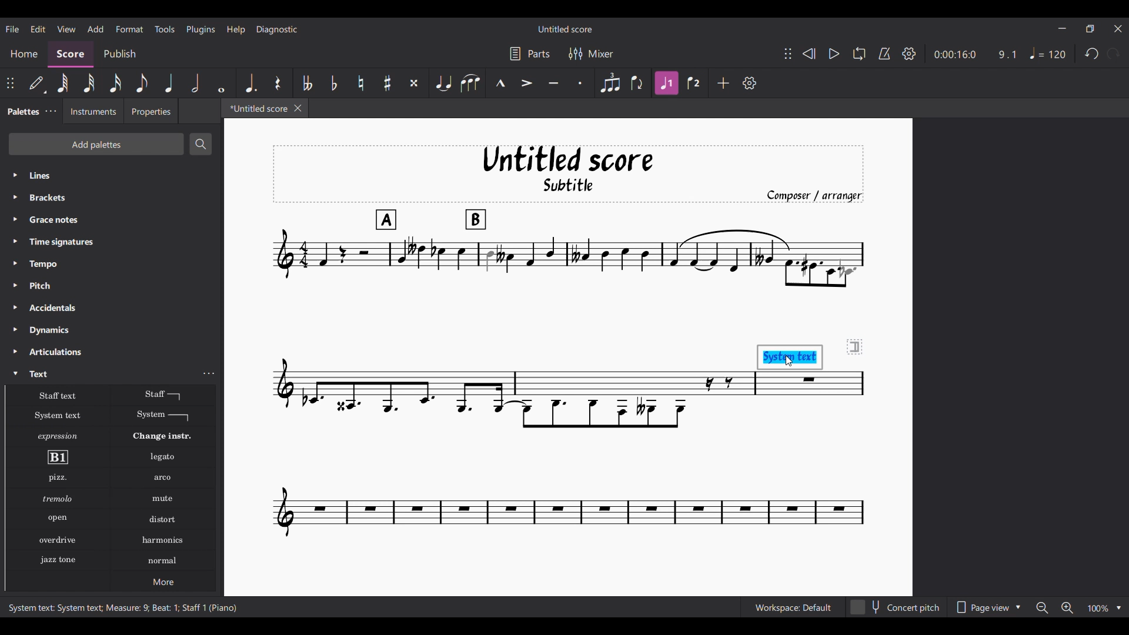 This screenshot has width=1129, height=635. What do you see at coordinates (24, 54) in the screenshot?
I see `Home section` at bounding box center [24, 54].